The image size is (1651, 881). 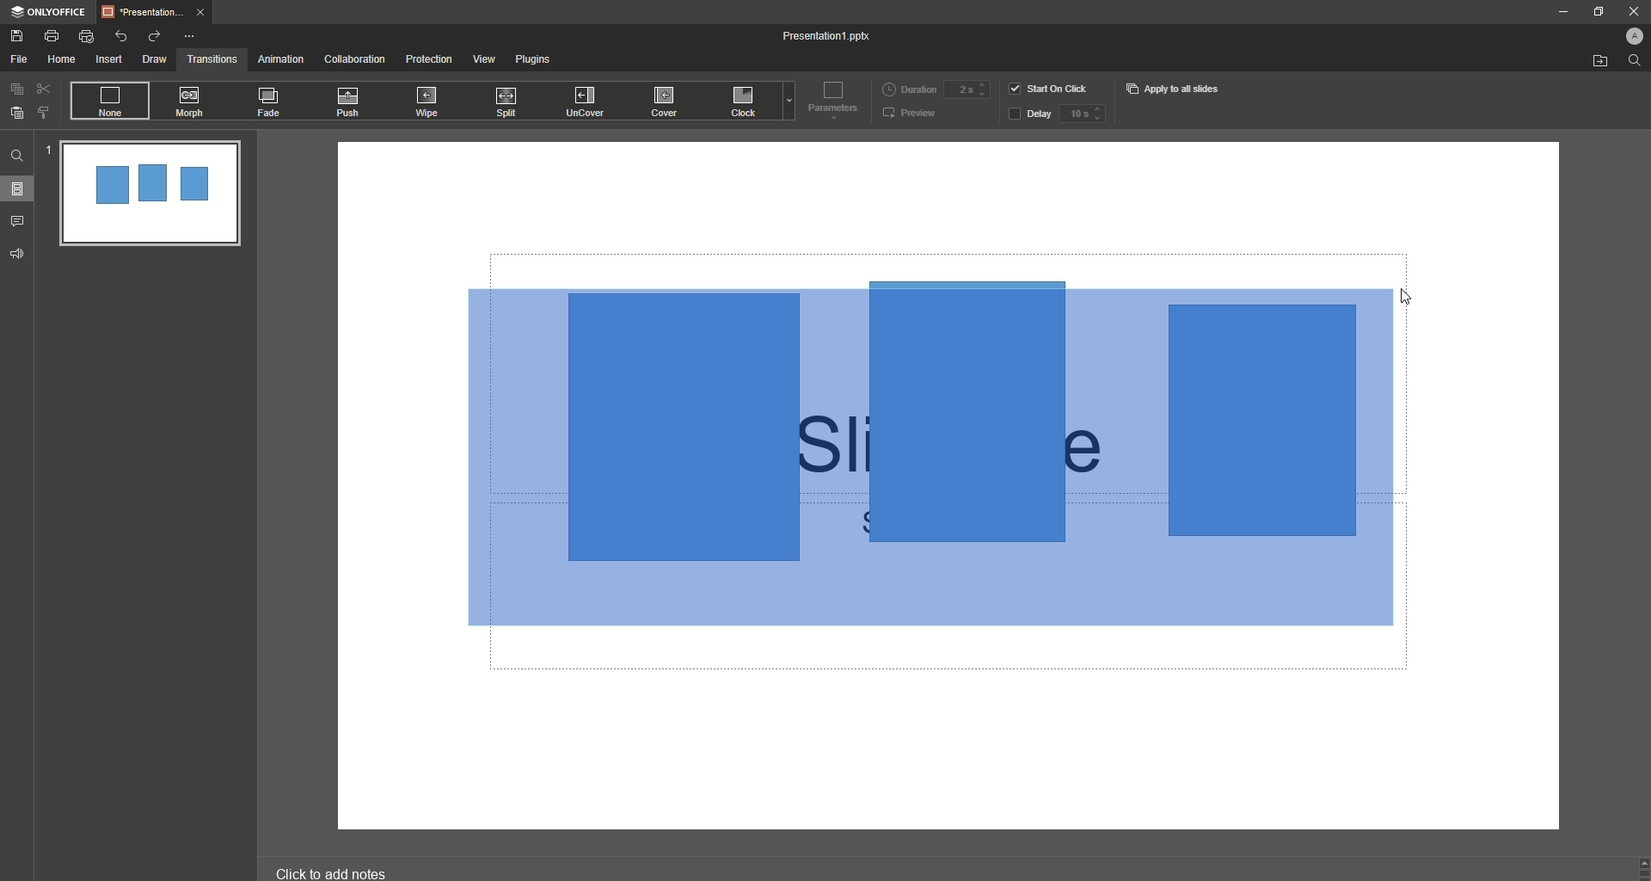 What do you see at coordinates (786, 103) in the screenshot?
I see `dropdown` at bounding box center [786, 103].